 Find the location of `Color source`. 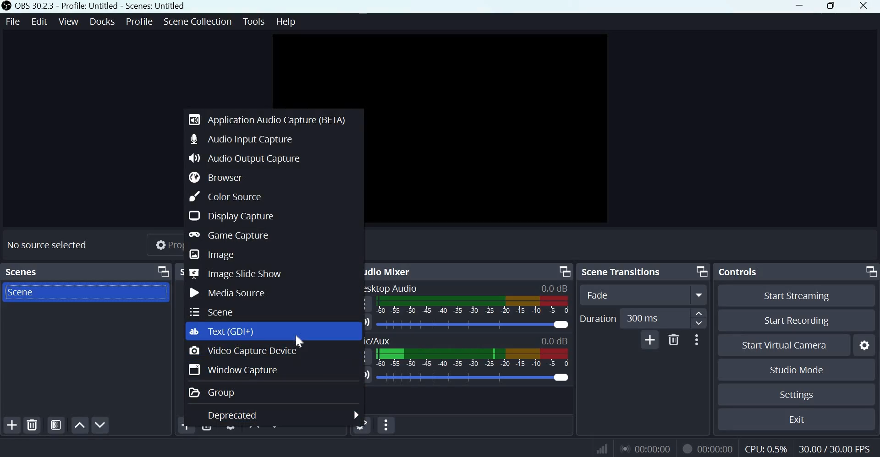

Color source is located at coordinates (224, 196).